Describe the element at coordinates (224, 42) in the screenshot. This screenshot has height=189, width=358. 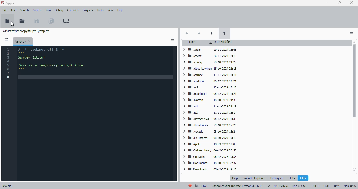
I see `date modified` at that location.